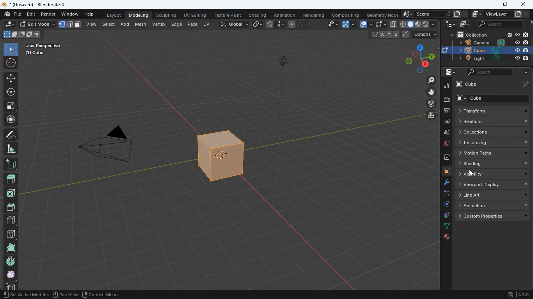  Describe the element at coordinates (108, 25) in the screenshot. I see `select` at that location.